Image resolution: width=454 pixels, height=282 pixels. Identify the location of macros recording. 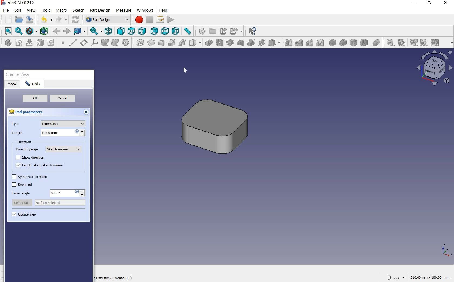
(138, 20).